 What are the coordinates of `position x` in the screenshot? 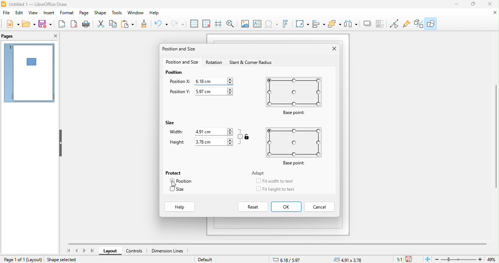 It's located at (179, 81).